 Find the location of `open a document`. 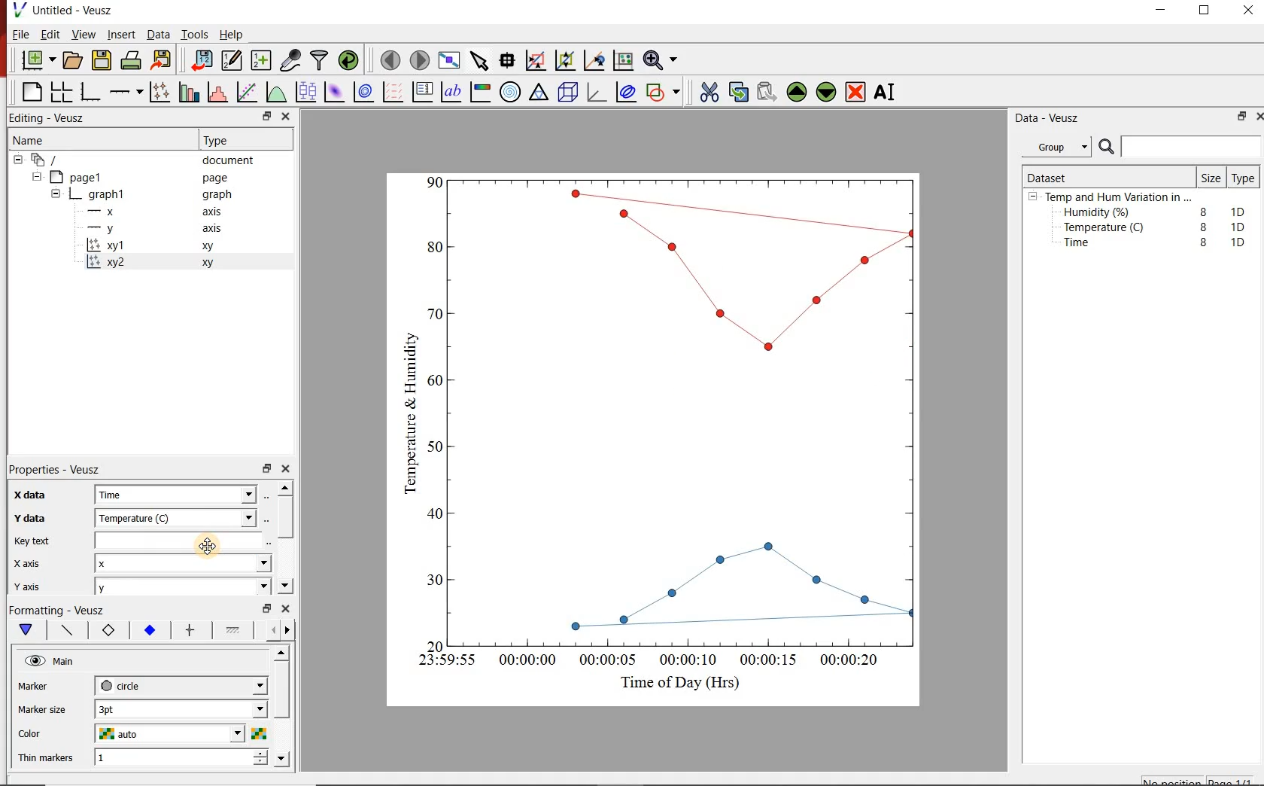

open a document is located at coordinates (74, 61).